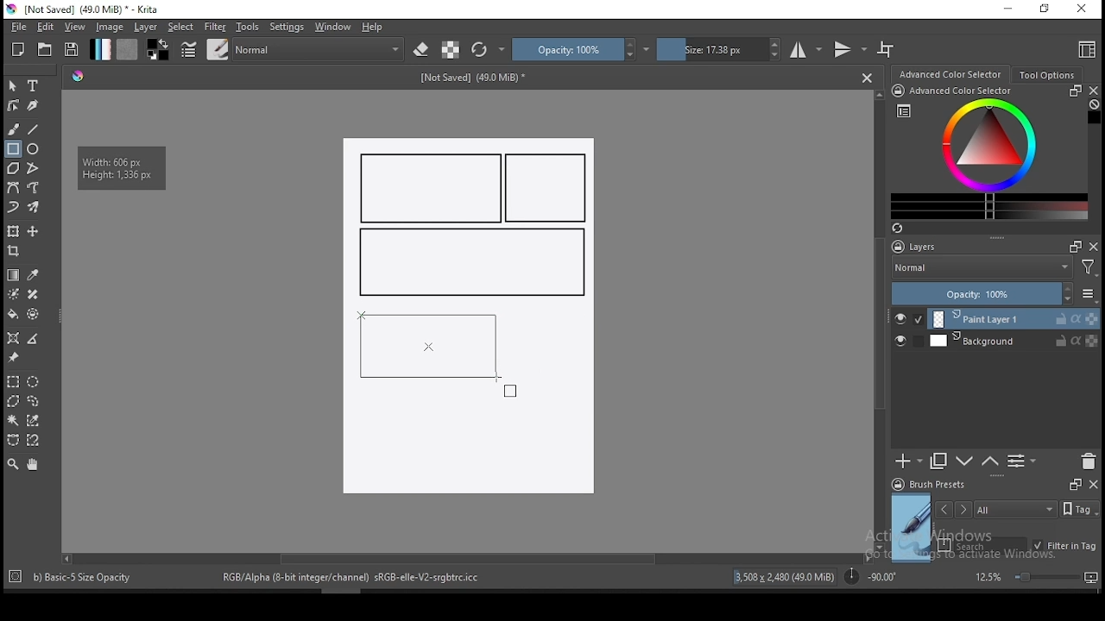 Image resolution: width=1105 pixels, height=621 pixels. Describe the element at coordinates (12, 381) in the screenshot. I see `rectangular selection tool` at that location.